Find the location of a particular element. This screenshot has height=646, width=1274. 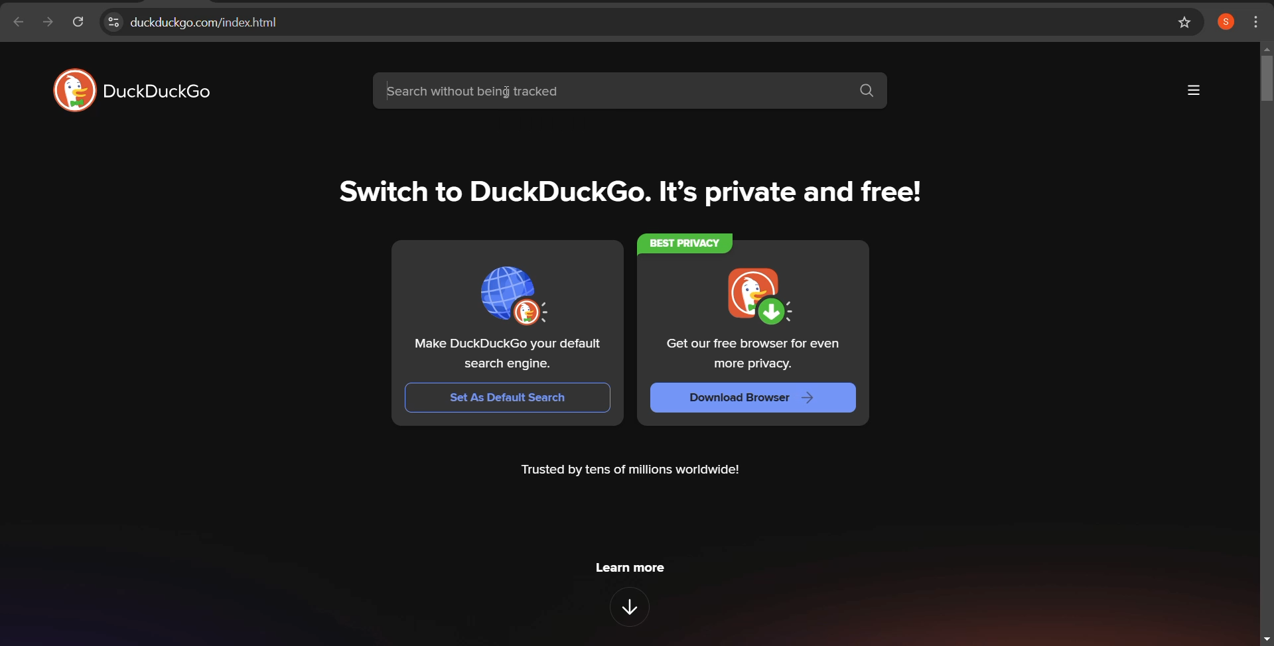

best privacy is located at coordinates (682, 242).